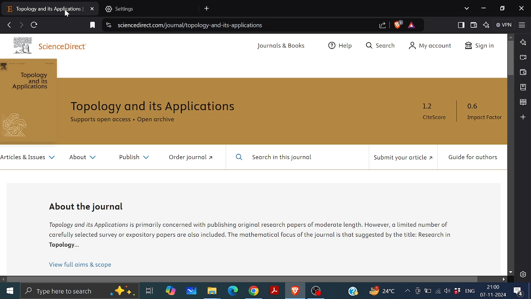  What do you see at coordinates (192, 291) in the screenshot?
I see `Whiteboard` at bounding box center [192, 291].